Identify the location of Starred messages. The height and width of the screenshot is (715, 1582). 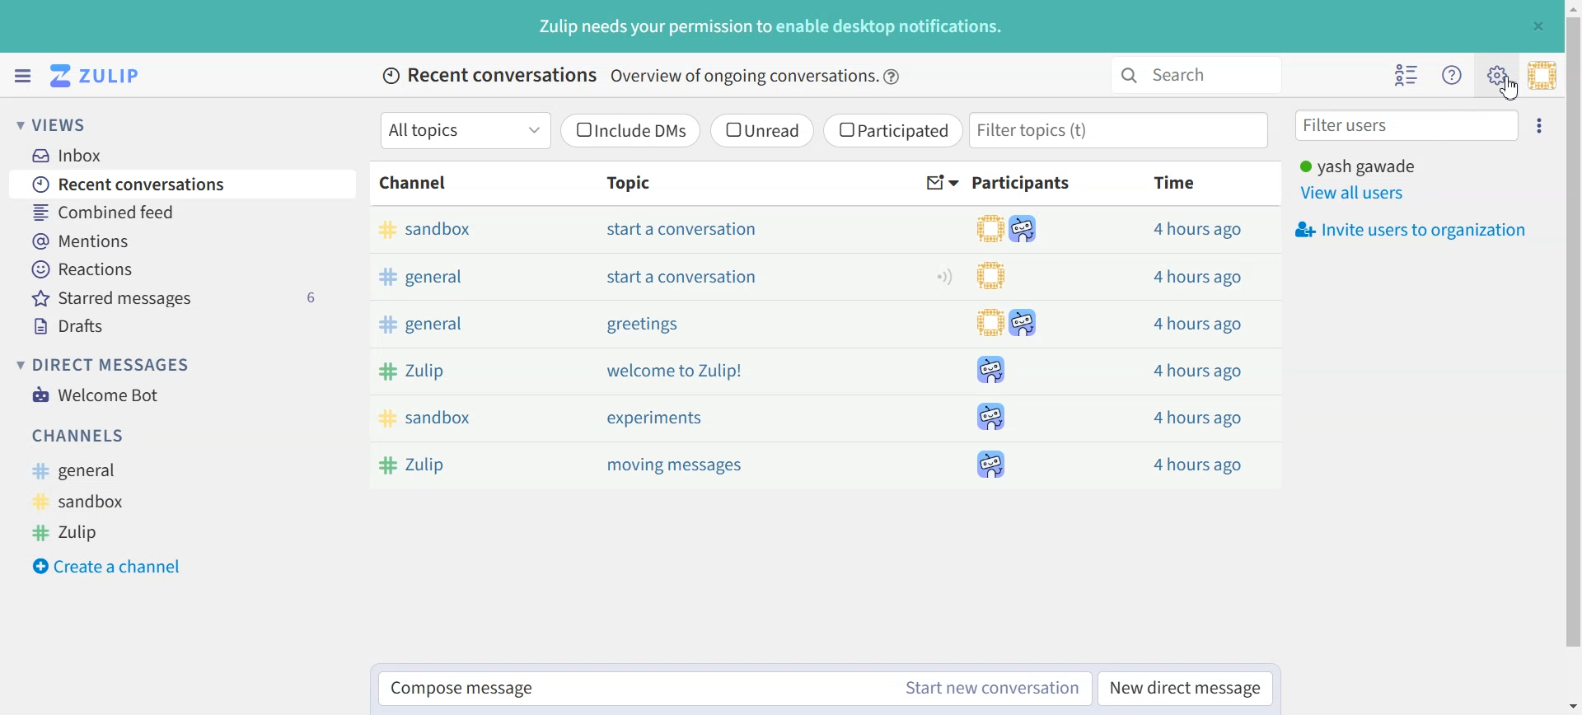
(185, 297).